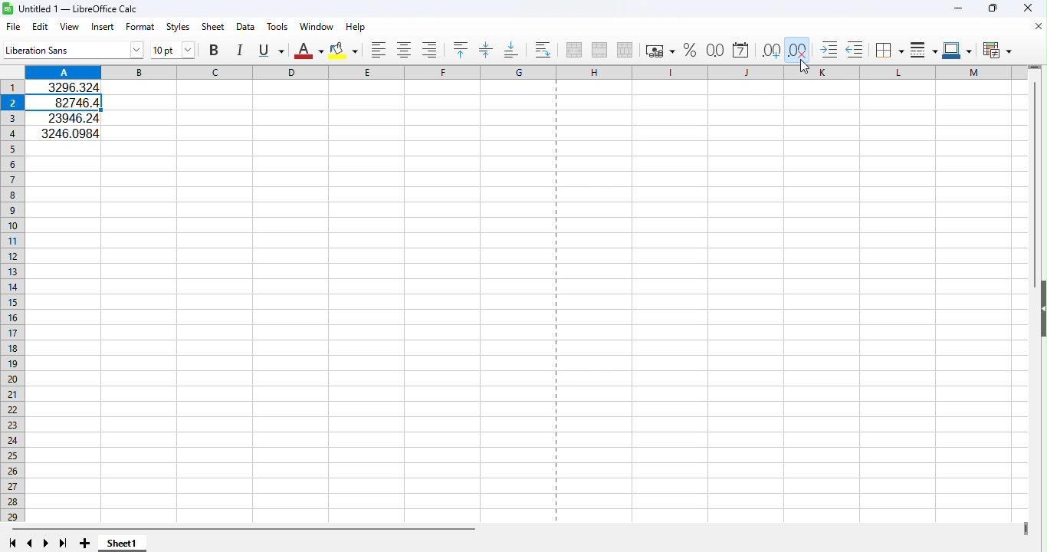  What do you see at coordinates (530, 333) in the screenshot?
I see `Cells` at bounding box center [530, 333].